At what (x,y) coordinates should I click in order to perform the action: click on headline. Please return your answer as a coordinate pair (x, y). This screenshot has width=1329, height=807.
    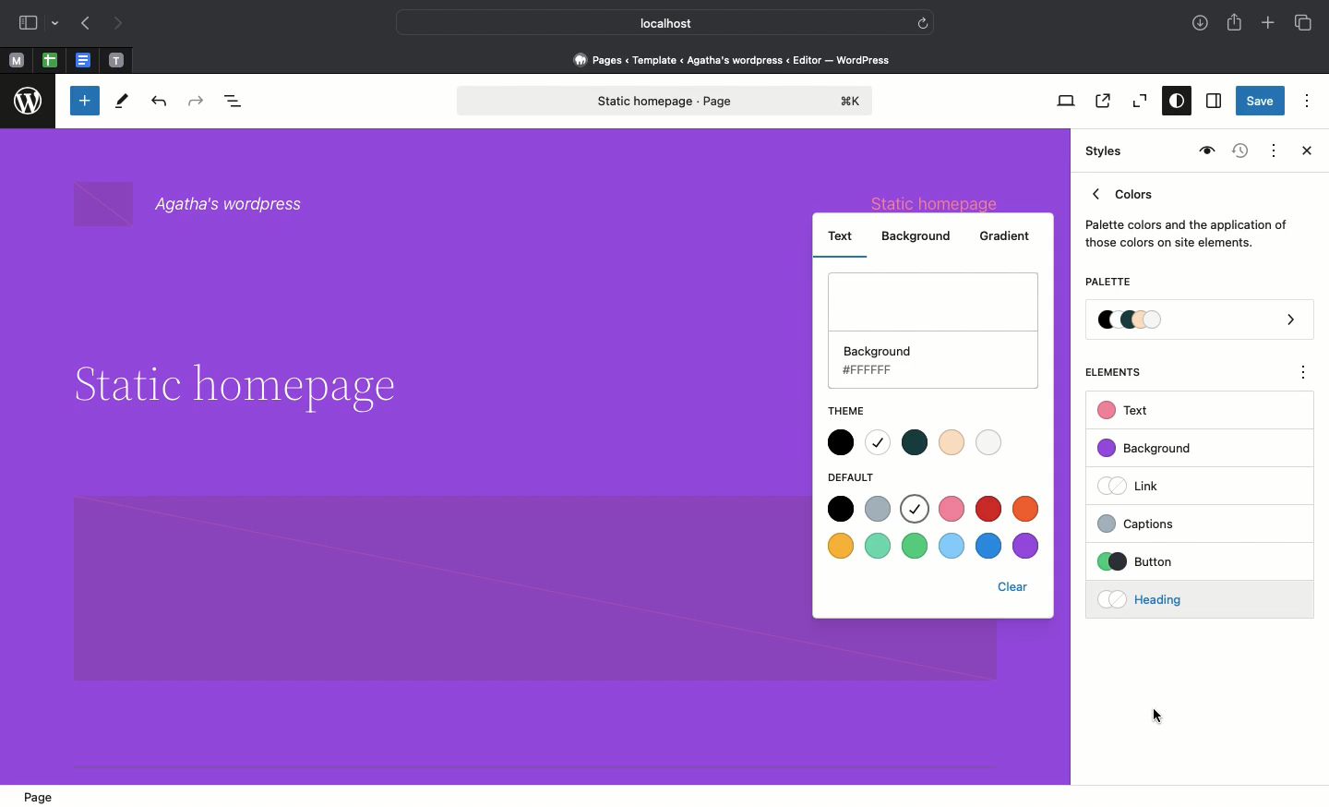
    Looking at the image, I should click on (233, 386).